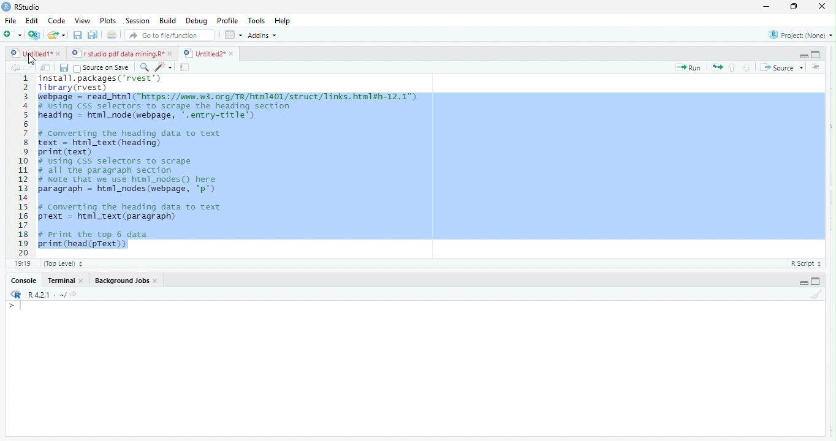  Describe the element at coordinates (792, 8) in the screenshot. I see `minimize` at that location.